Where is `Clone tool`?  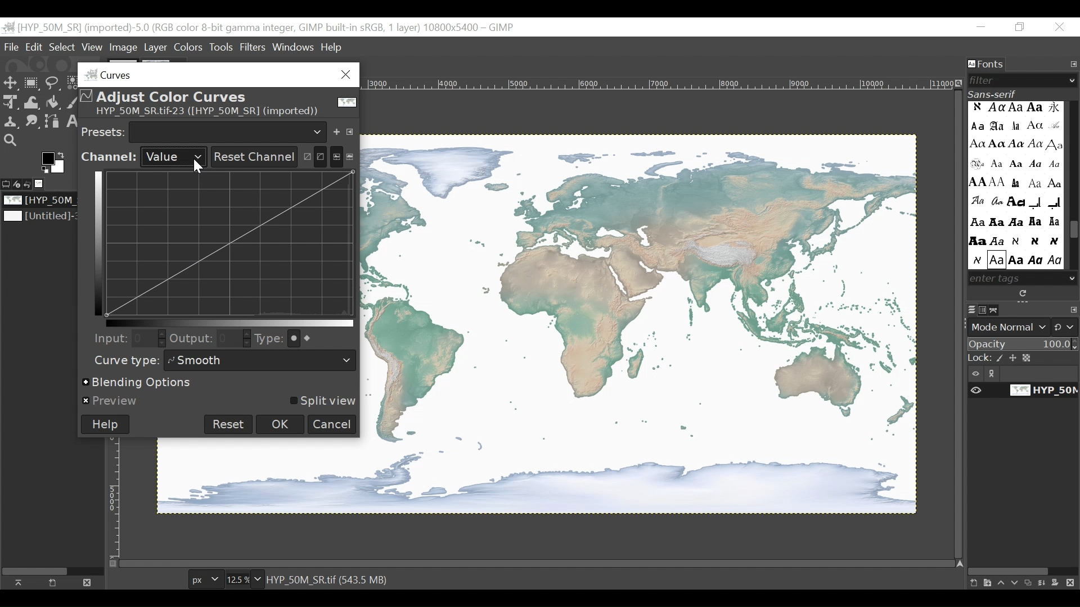
Clone tool is located at coordinates (10, 121).